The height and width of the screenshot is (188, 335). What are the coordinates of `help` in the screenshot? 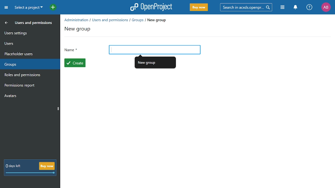 It's located at (309, 7).